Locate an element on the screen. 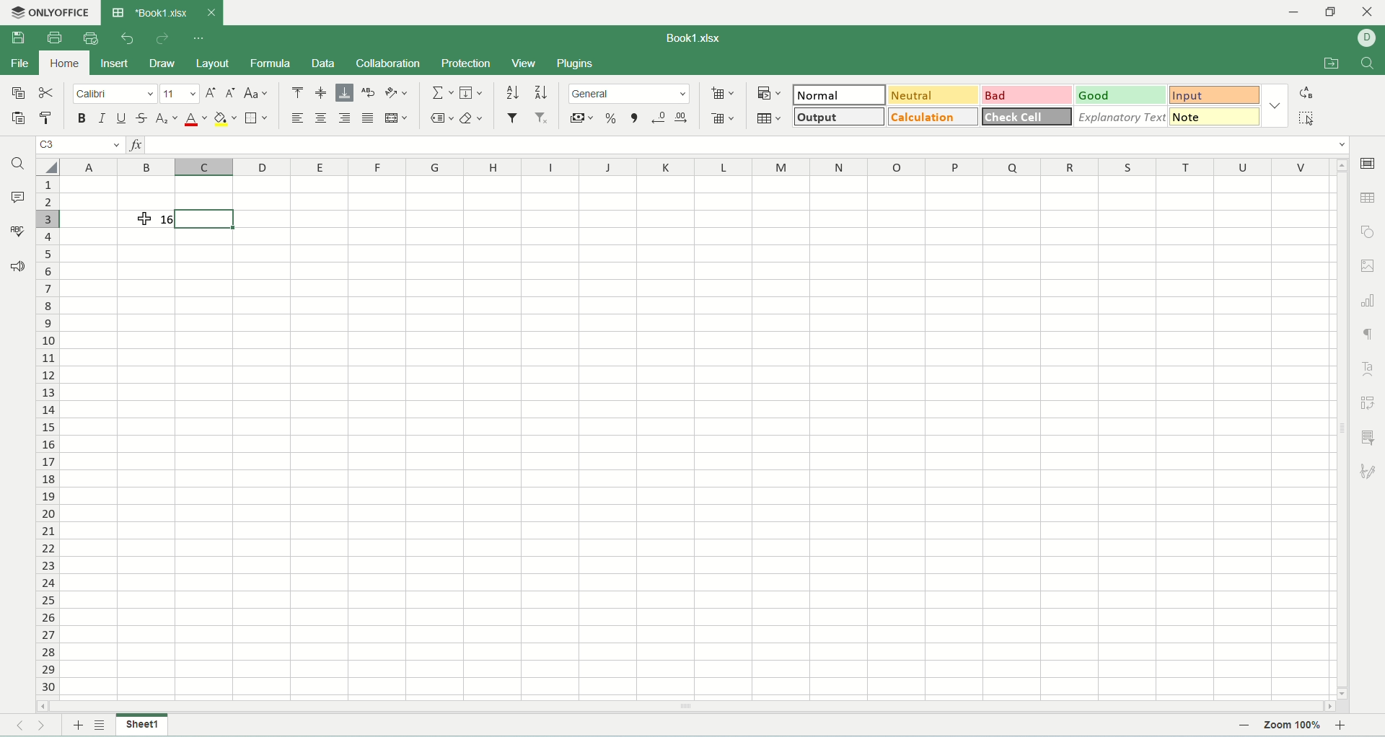 The height and width of the screenshot is (737, 1385). active cell is located at coordinates (206, 218).